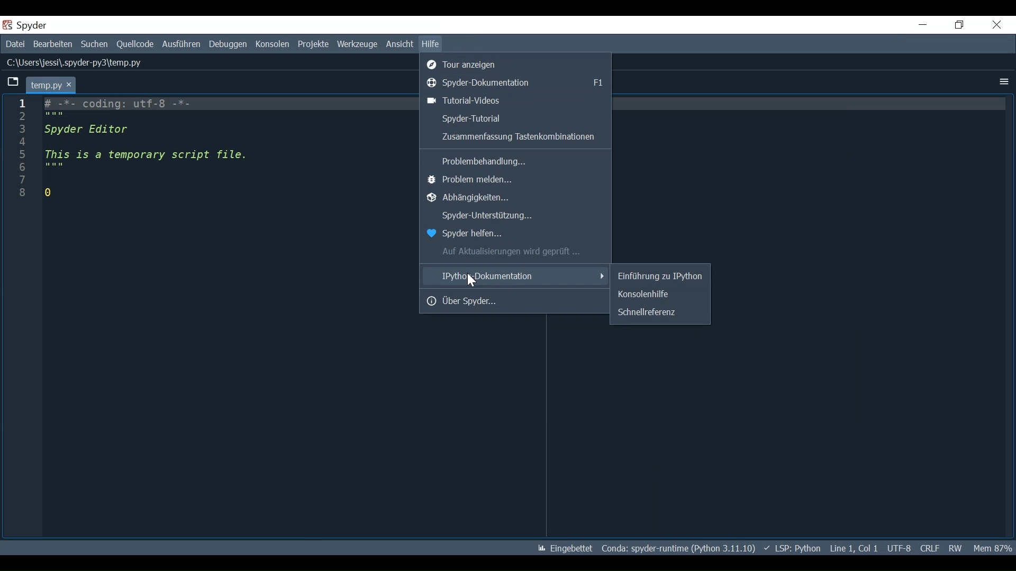 This screenshot has height=571, width=1016. What do you see at coordinates (516, 198) in the screenshot?
I see `Dependencies` at bounding box center [516, 198].